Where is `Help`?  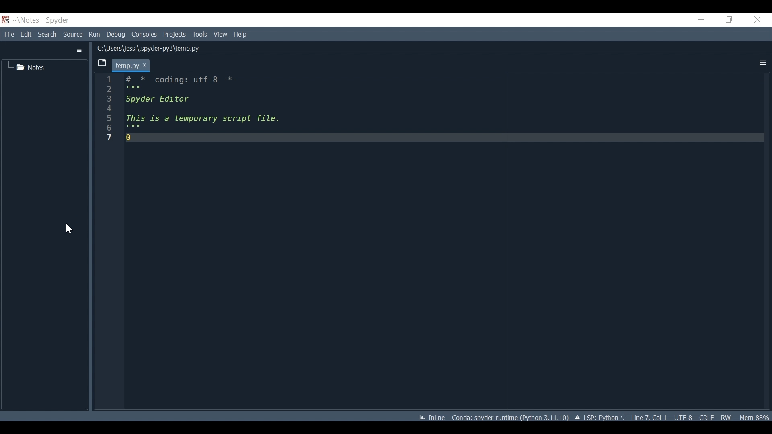
Help is located at coordinates (241, 35).